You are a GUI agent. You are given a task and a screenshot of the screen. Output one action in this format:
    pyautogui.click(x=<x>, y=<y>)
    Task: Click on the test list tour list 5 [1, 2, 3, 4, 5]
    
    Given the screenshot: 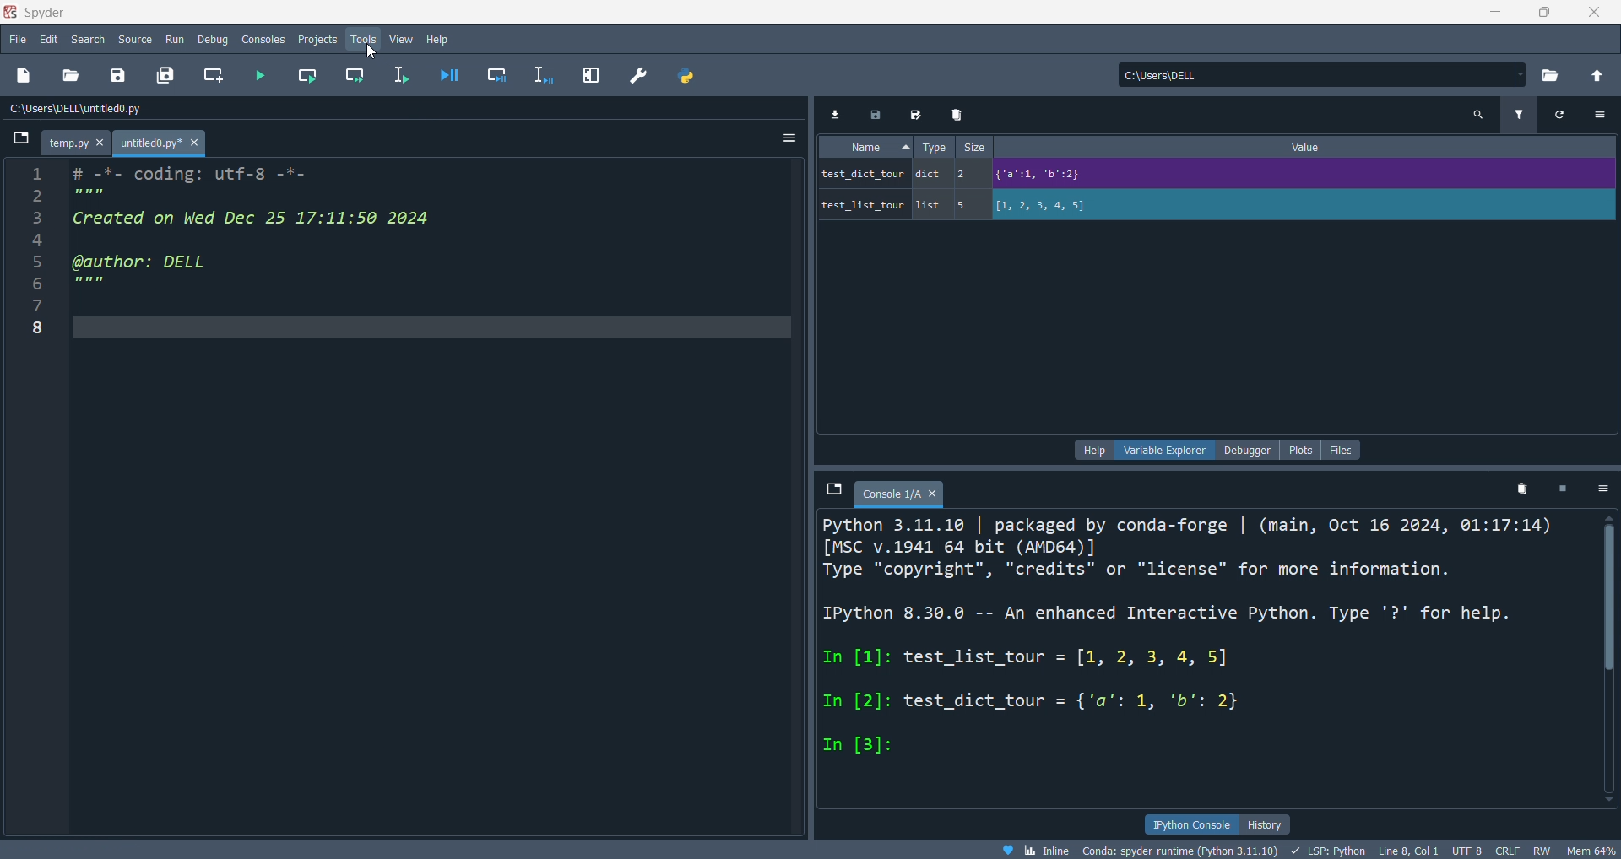 What is the action you would take?
    pyautogui.click(x=996, y=204)
    